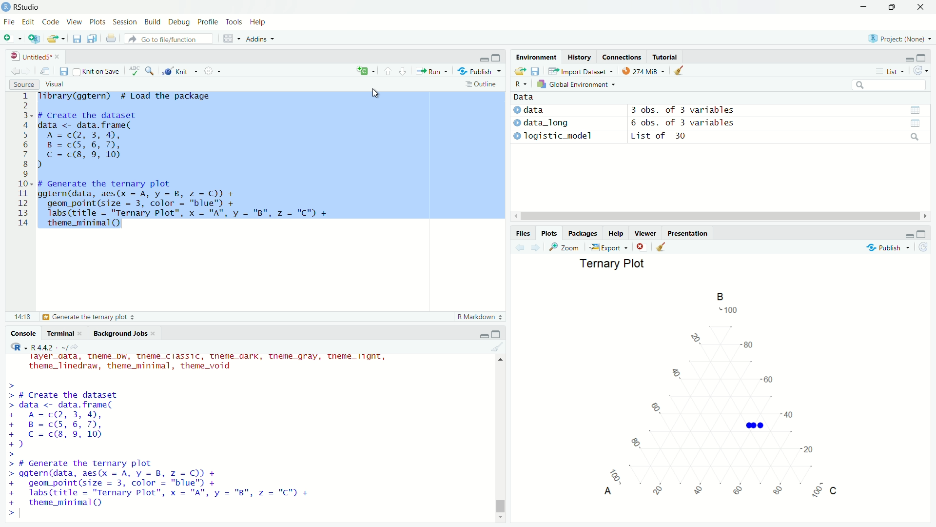 This screenshot has height=527, width=936. What do you see at coordinates (522, 96) in the screenshot?
I see `Data` at bounding box center [522, 96].